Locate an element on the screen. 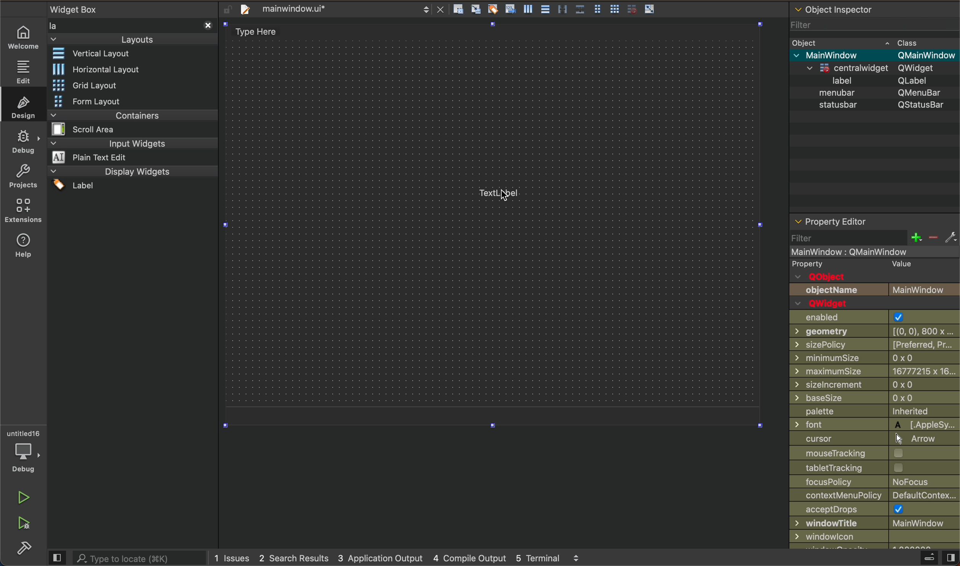  object name is located at coordinates (874, 289).